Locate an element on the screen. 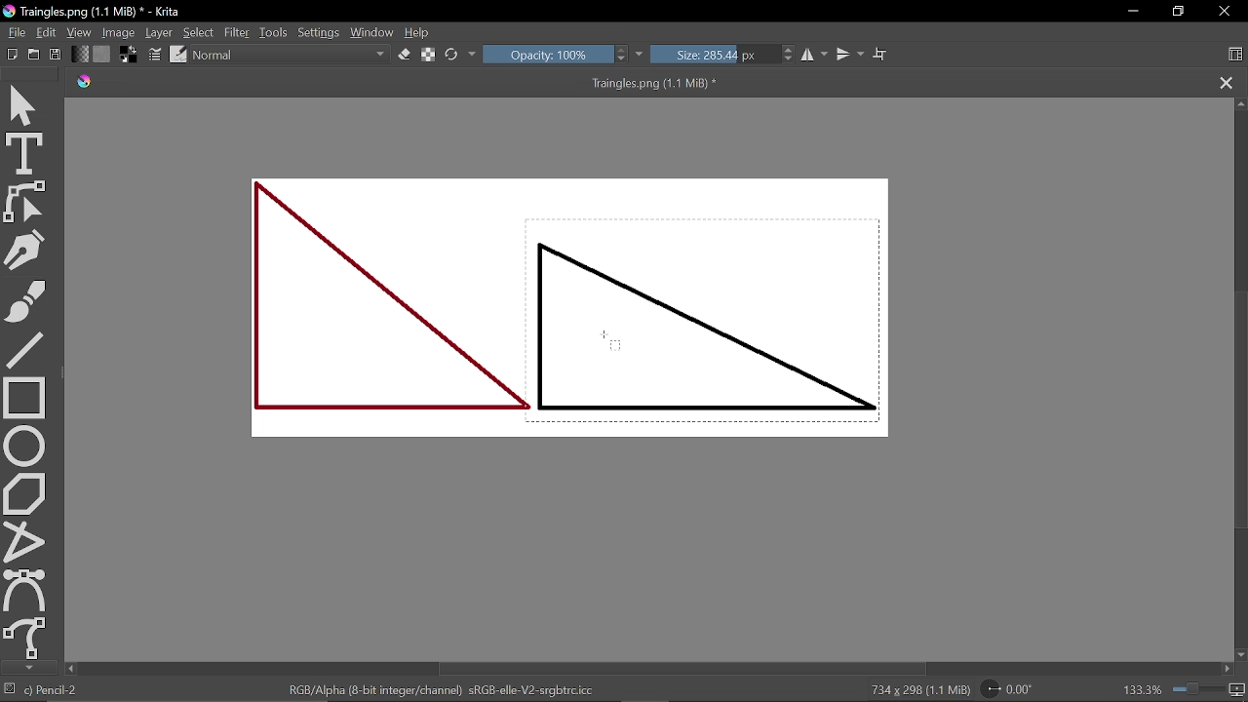 This screenshot has width=1248, height=702. Text tool is located at coordinates (25, 153).